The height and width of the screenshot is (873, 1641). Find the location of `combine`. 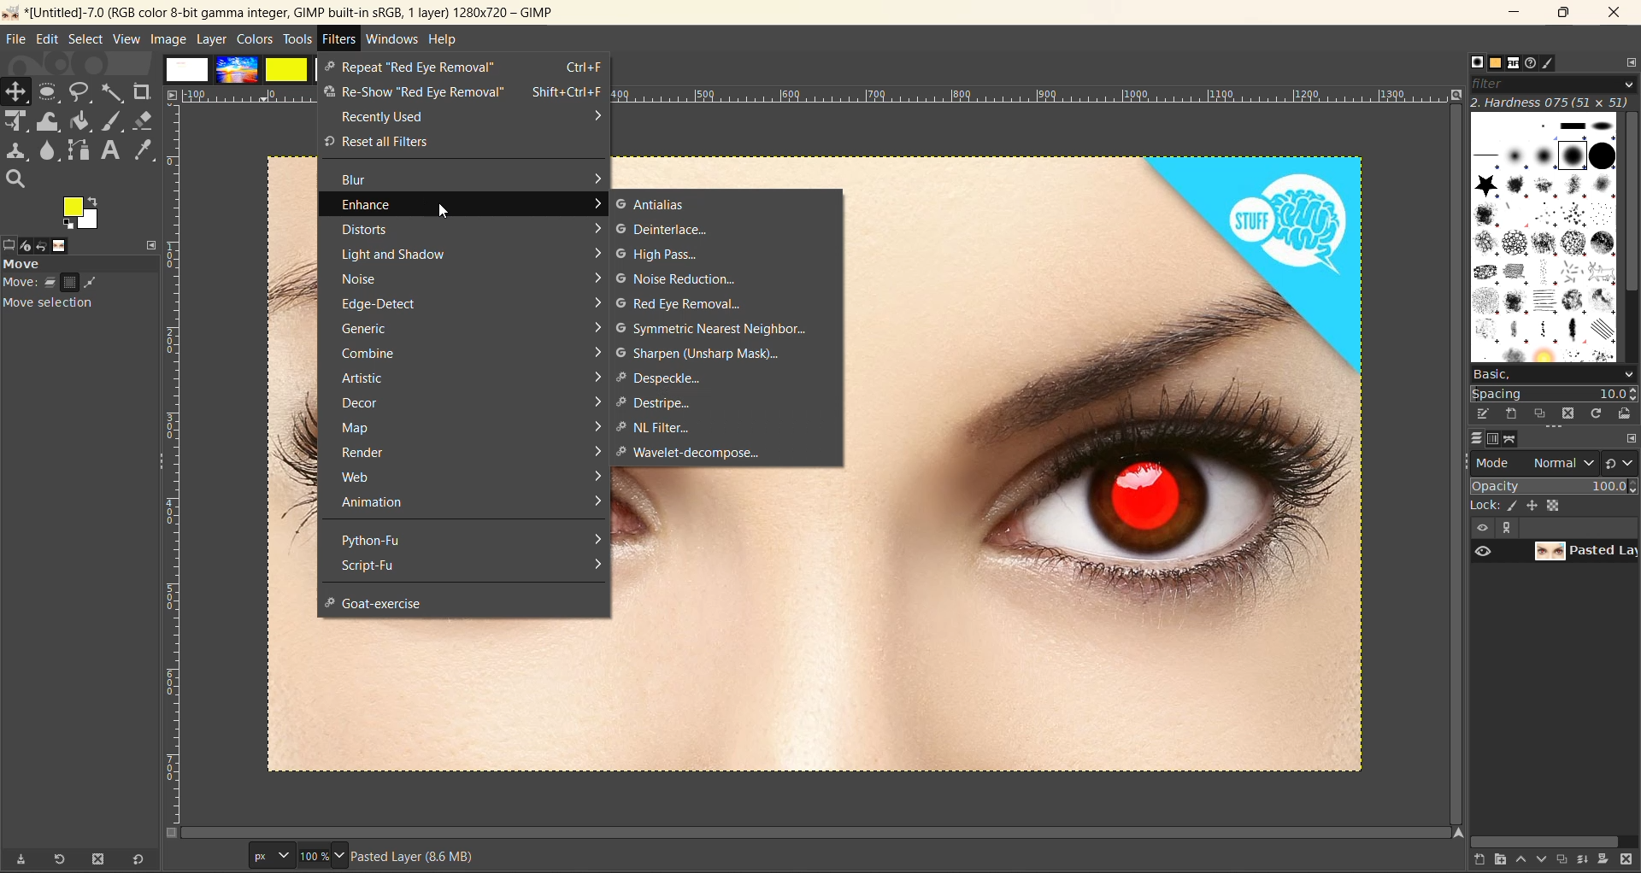

combine is located at coordinates (468, 354).